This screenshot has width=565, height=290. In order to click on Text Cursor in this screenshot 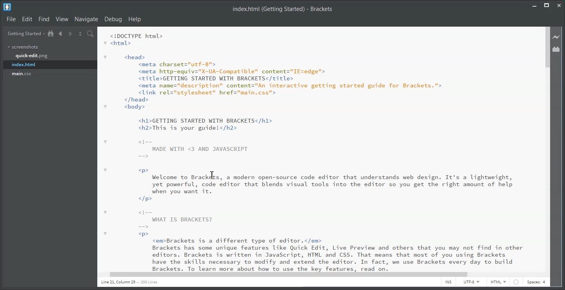, I will do `click(213, 174)`.